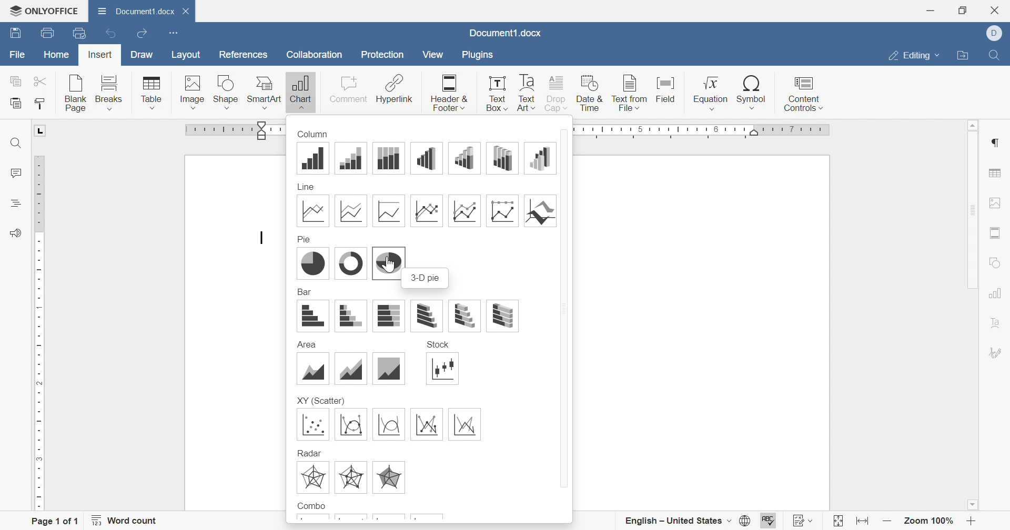 The width and height of the screenshot is (1010, 530). Describe the element at coordinates (540, 210) in the screenshot. I see `3 D lines` at that location.